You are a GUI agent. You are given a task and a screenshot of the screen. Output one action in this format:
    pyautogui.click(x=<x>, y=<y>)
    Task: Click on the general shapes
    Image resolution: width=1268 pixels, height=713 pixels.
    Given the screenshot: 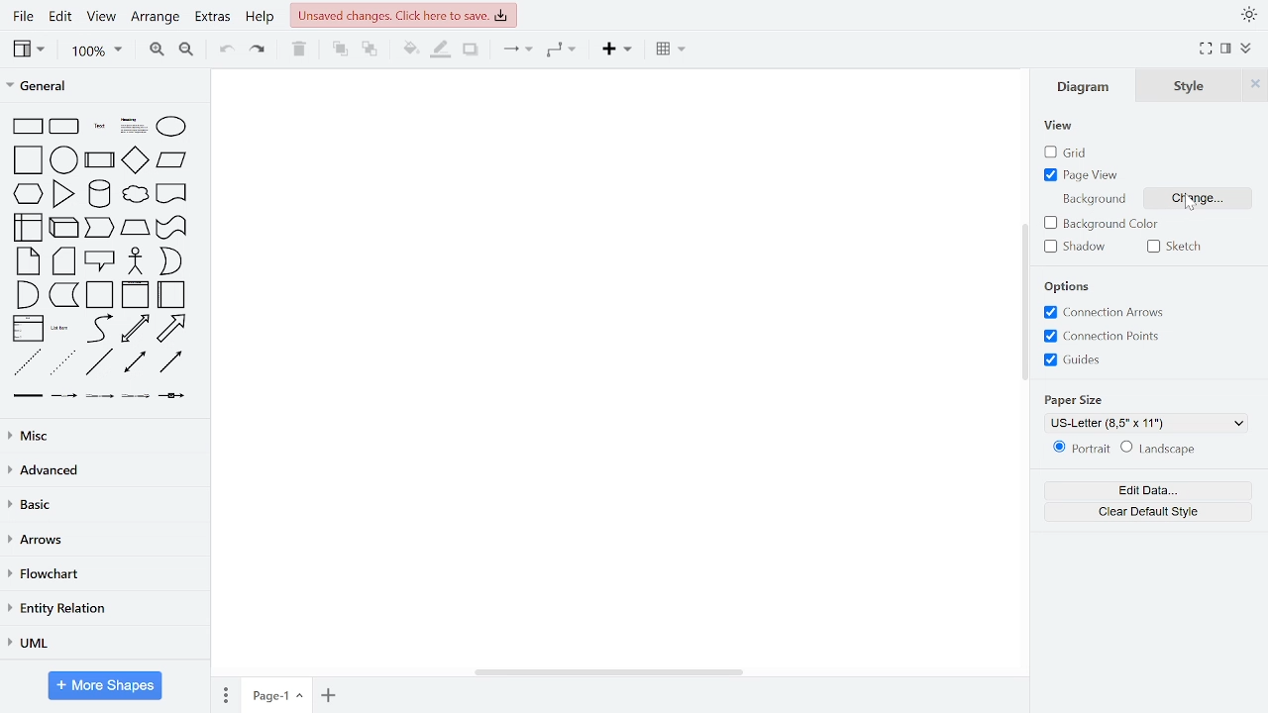 What is the action you would take?
    pyautogui.click(x=170, y=192)
    